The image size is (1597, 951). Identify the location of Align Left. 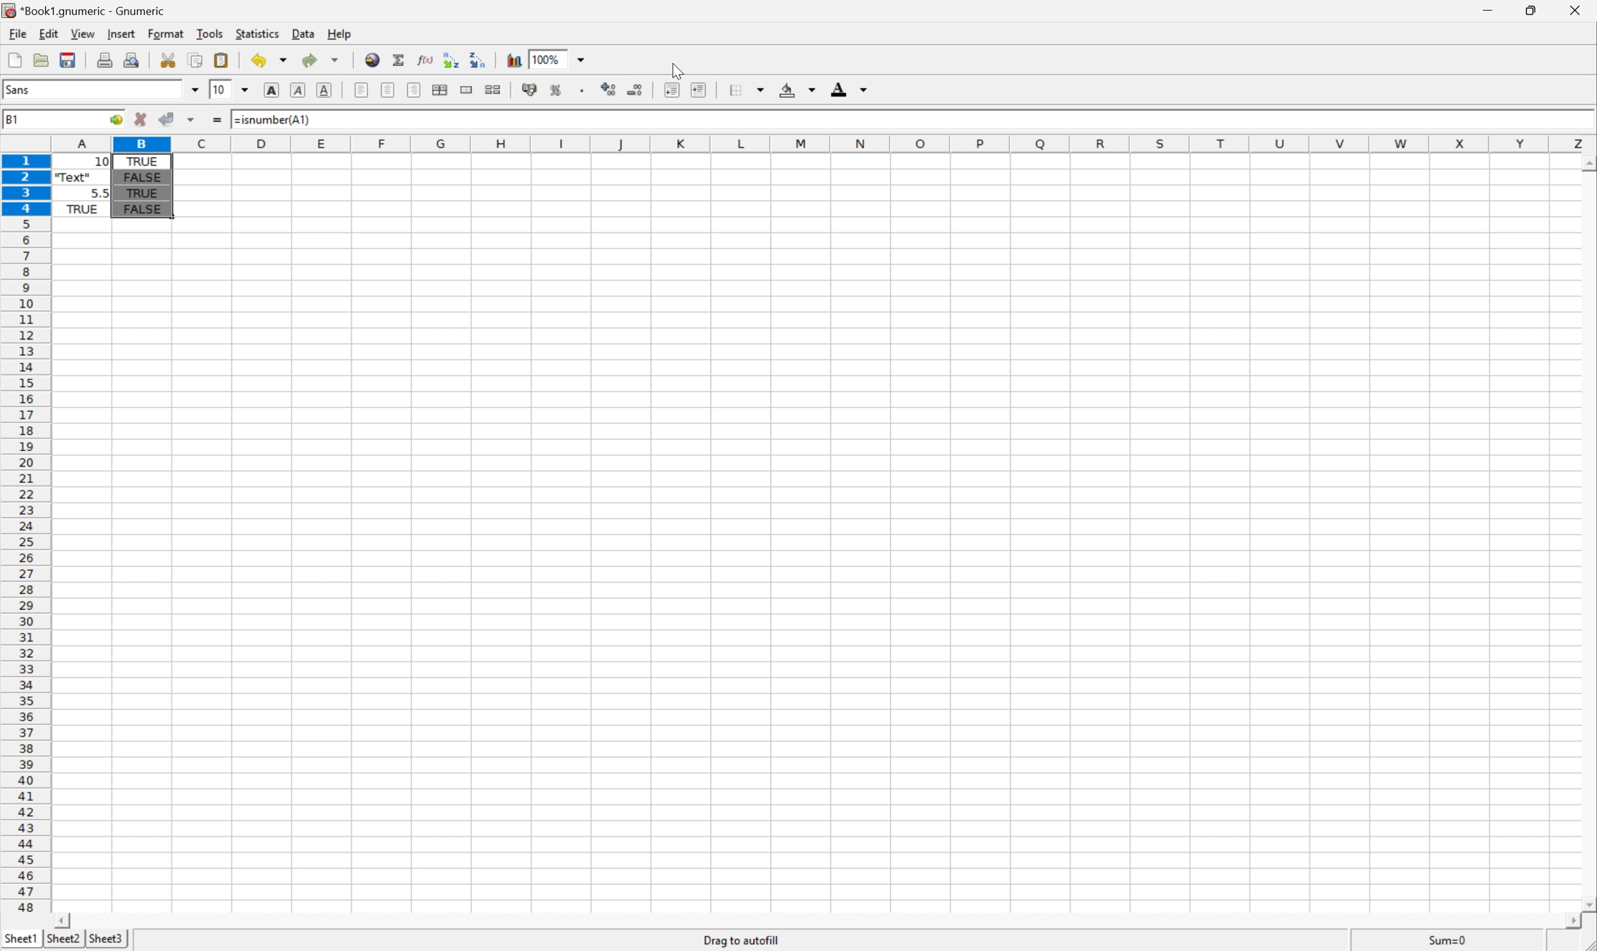
(362, 88).